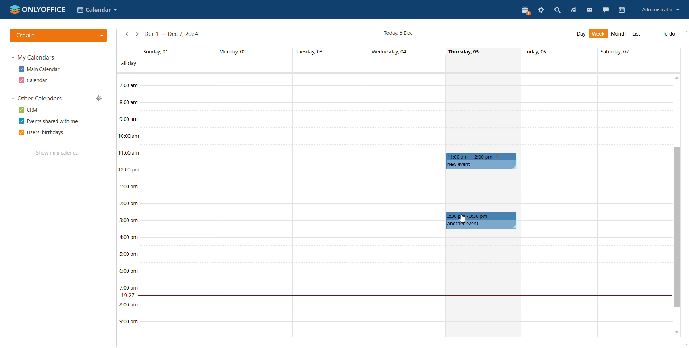  What do you see at coordinates (128, 187) in the screenshot?
I see `1:00 pm` at bounding box center [128, 187].